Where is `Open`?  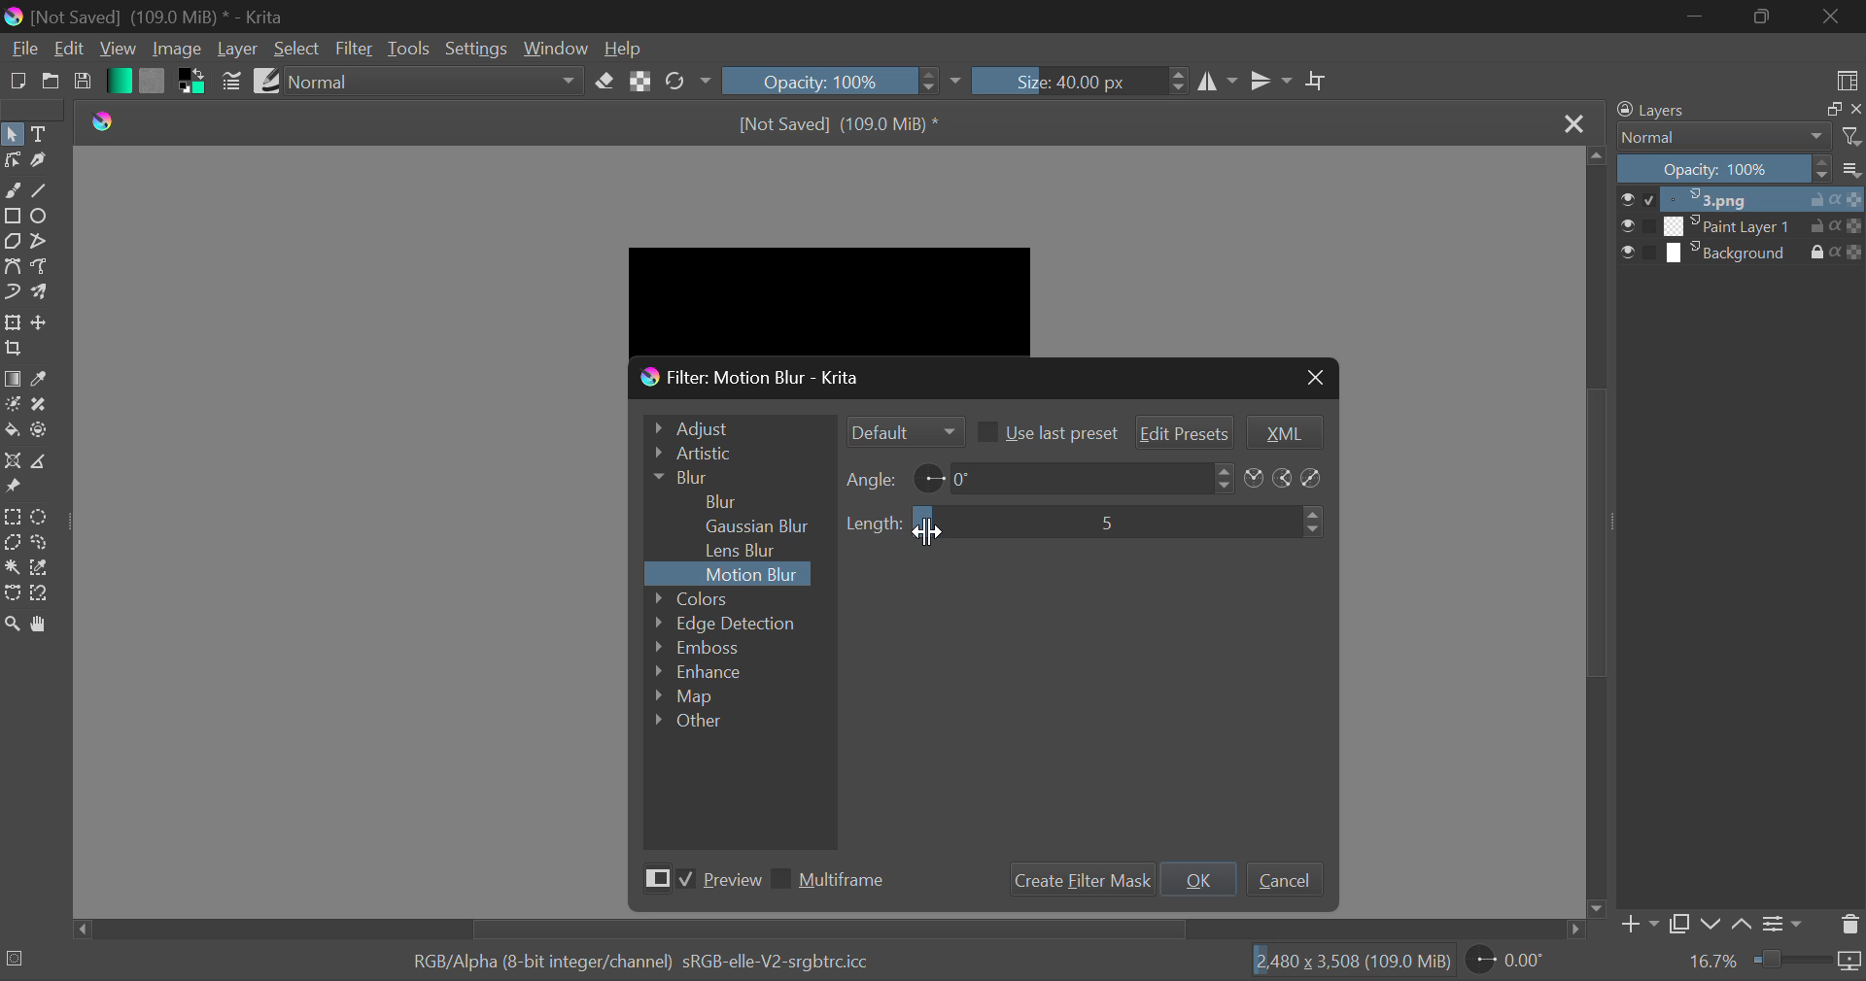
Open is located at coordinates (49, 84).